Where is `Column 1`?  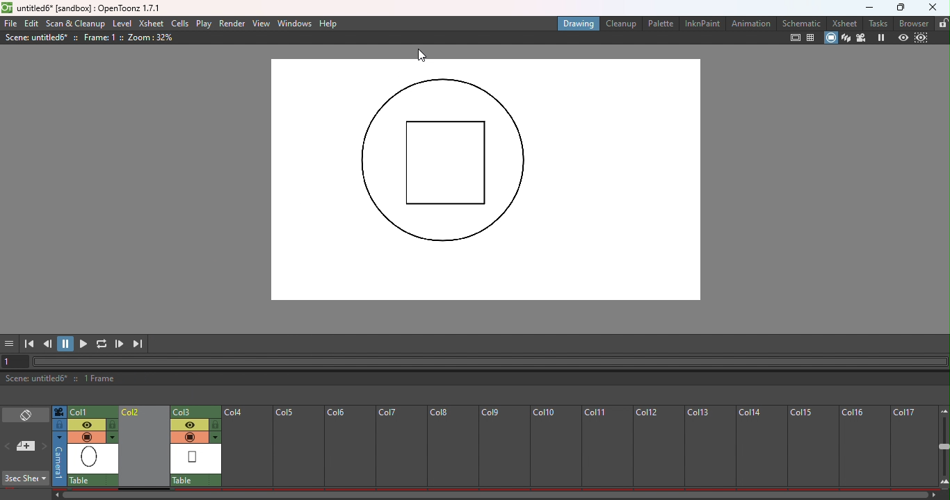 Column 1 is located at coordinates (91, 411).